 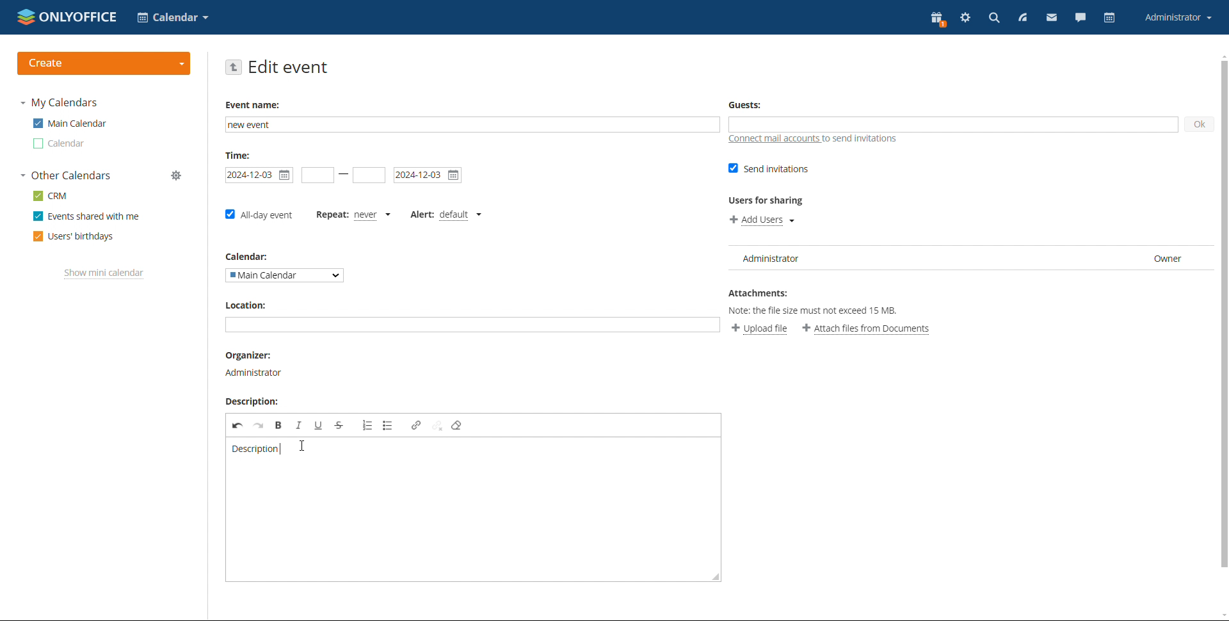 What do you see at coordinates (173, 17) in the screenshot?
I see `select application` at bounding box center [173, 17].